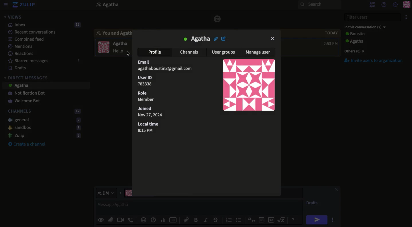 The width and height of the screenshot is (412, 227). What do you see at coordinates (6, 5) in the screenshot?
I see `Menu` at bounding box center [6, 5].